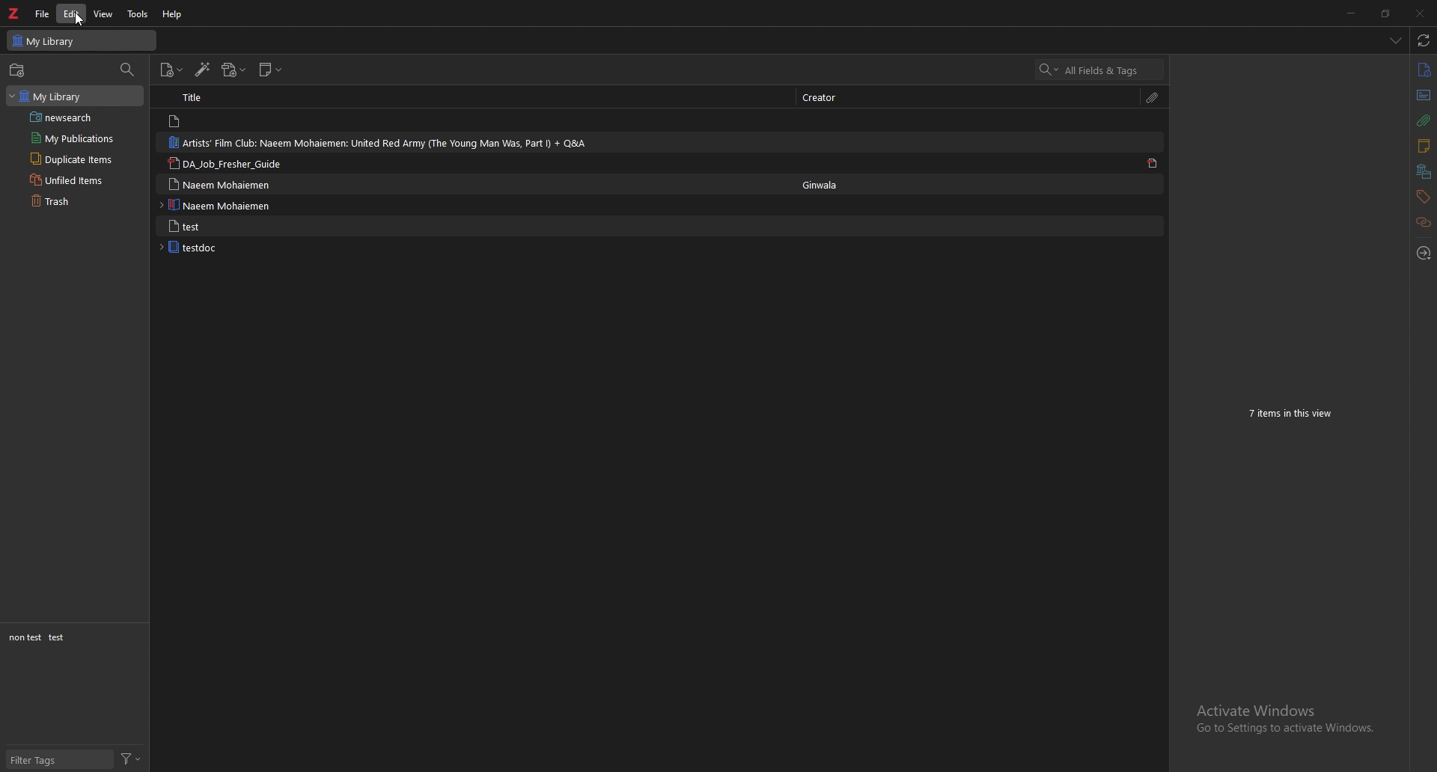  What do you see at coordinates (222, 248) in the screenshot?
I see `testdoc` at bounding box center [222, 248].